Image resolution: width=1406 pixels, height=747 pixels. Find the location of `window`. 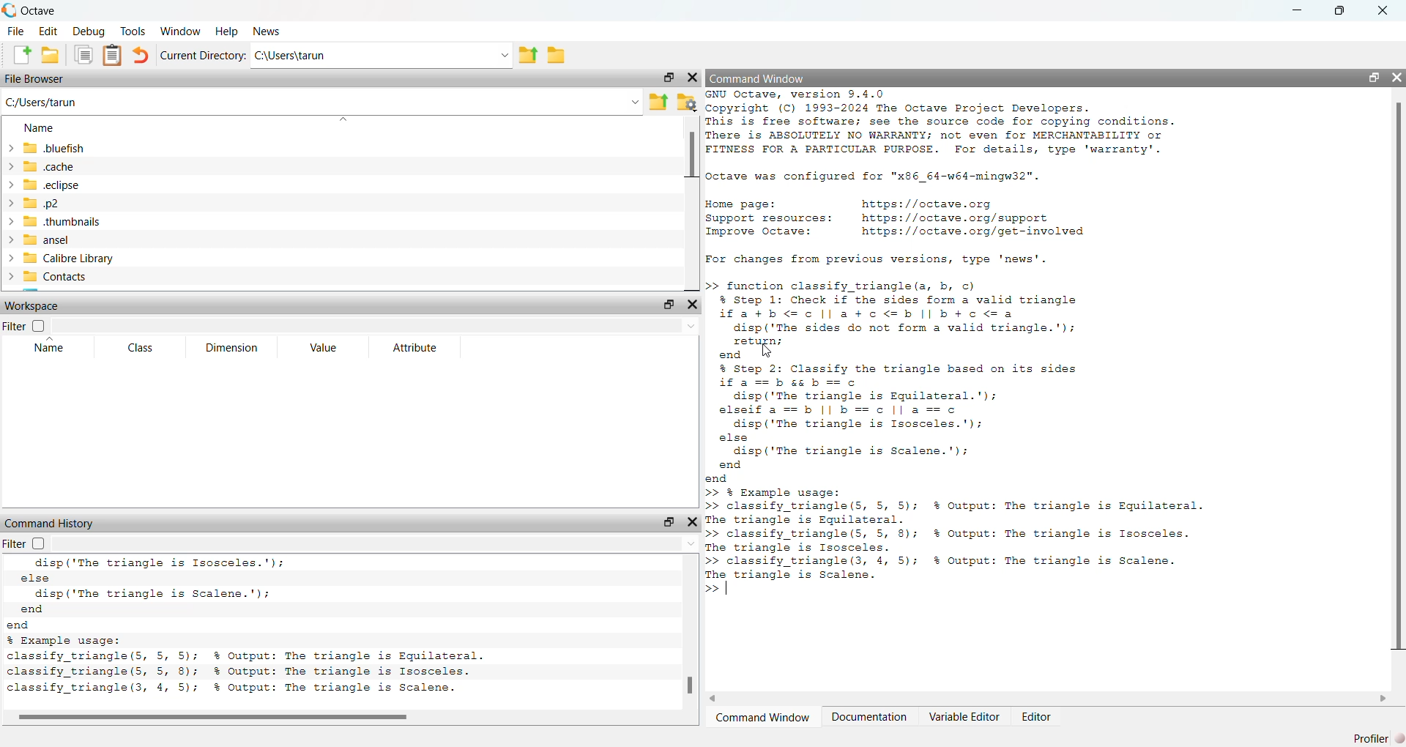

window is located at coordinates (182, 31).